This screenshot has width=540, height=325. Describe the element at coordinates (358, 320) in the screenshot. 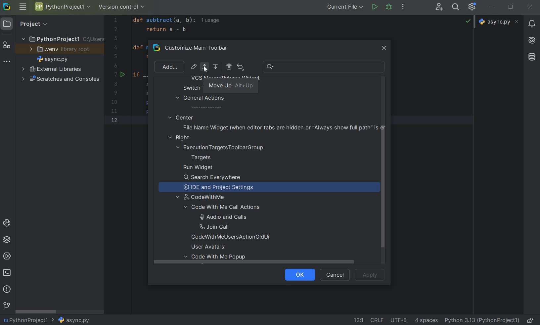

I see `GO TO LINE` at that location.